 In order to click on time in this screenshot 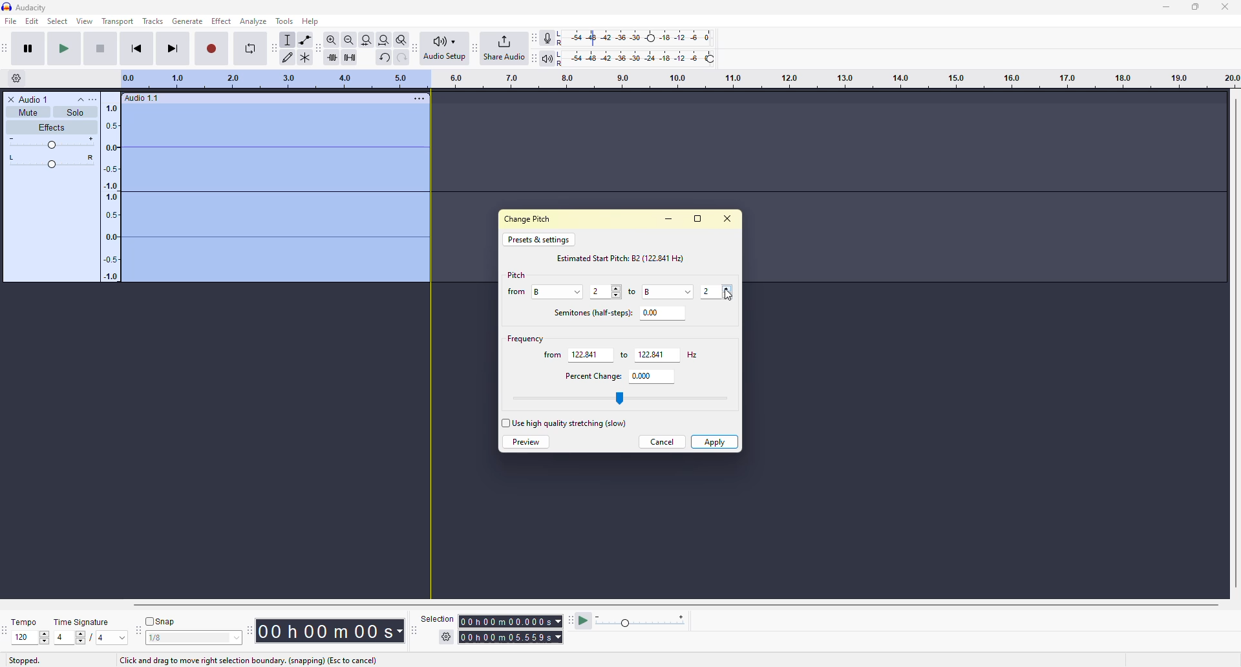, I will do `click(335, 630)`.